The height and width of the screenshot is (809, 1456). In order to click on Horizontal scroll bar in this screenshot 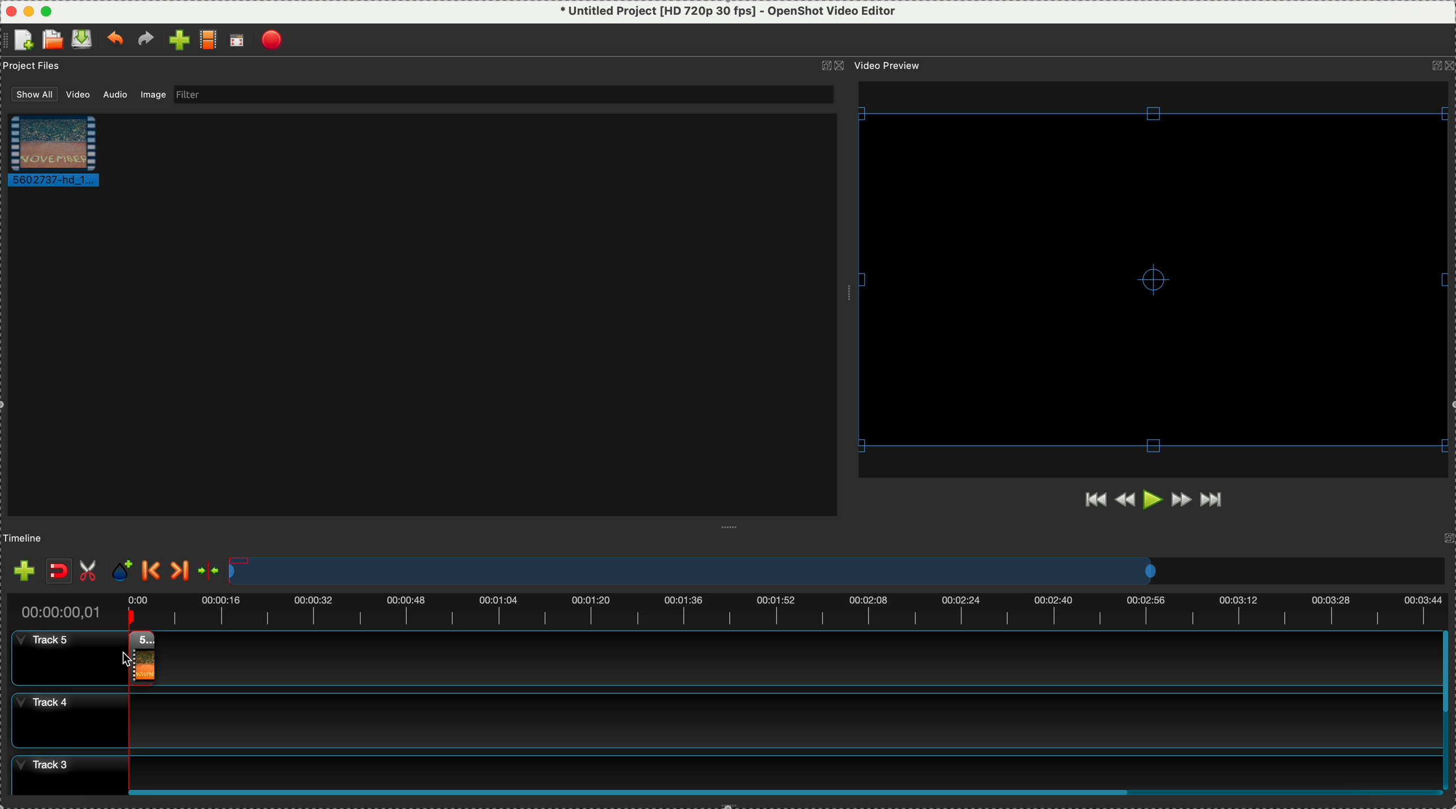, I will do `click(785, 793)`.